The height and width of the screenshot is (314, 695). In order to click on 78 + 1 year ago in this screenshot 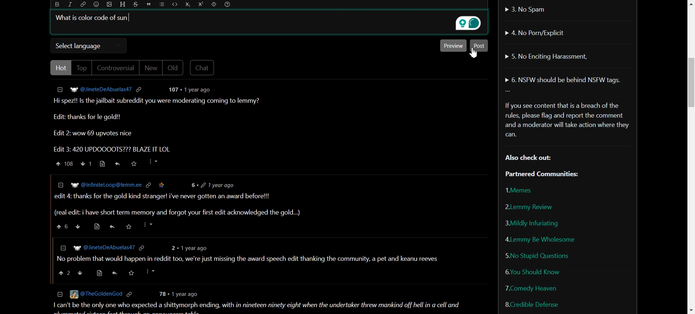, I will do `click(176, 294)`.